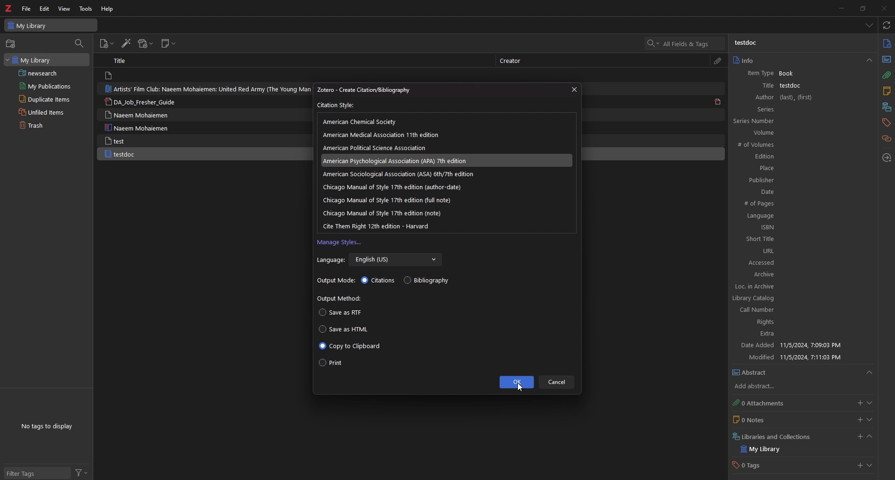 The width and height of the screenshot is (895, 480). I want to click on filter items, so click(80, 43).